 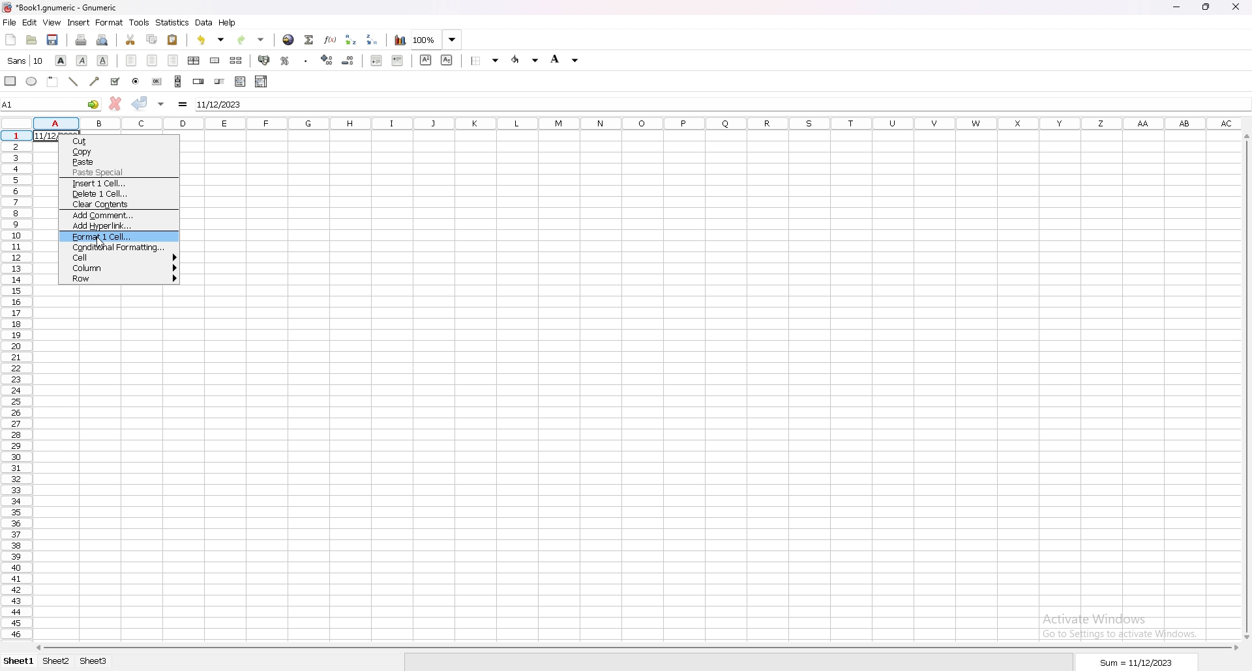 I want to click on centre horizontally, so click(x=194, y=61).